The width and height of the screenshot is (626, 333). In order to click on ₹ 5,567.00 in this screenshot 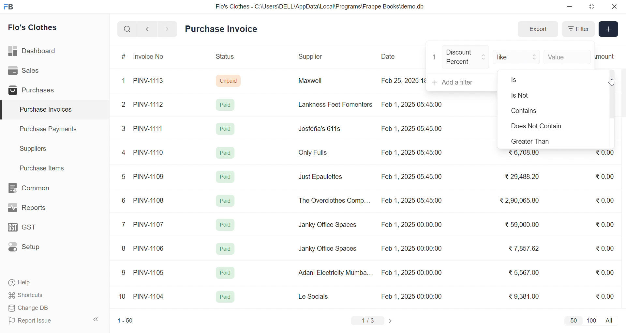, I will do `click(522, 272)`.